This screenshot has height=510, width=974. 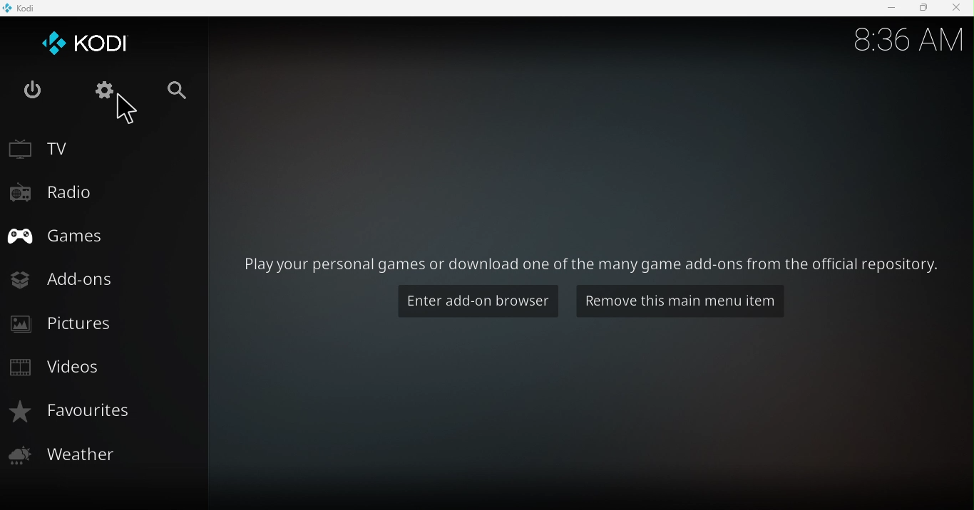 I want to click on Cursor, so click(x=133, y=108).